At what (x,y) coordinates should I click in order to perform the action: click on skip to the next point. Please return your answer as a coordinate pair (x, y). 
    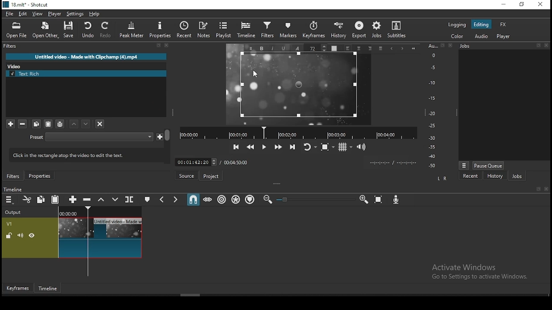
    Looking at the image, I should click on (293, 146).